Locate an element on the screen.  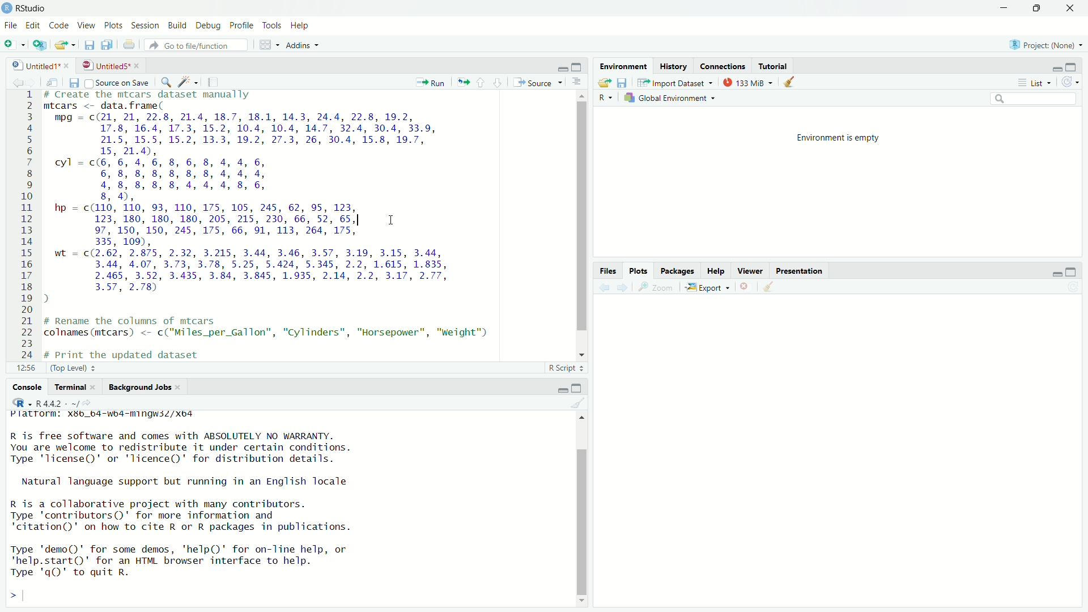
Edit is located at coordinates (32, 25).